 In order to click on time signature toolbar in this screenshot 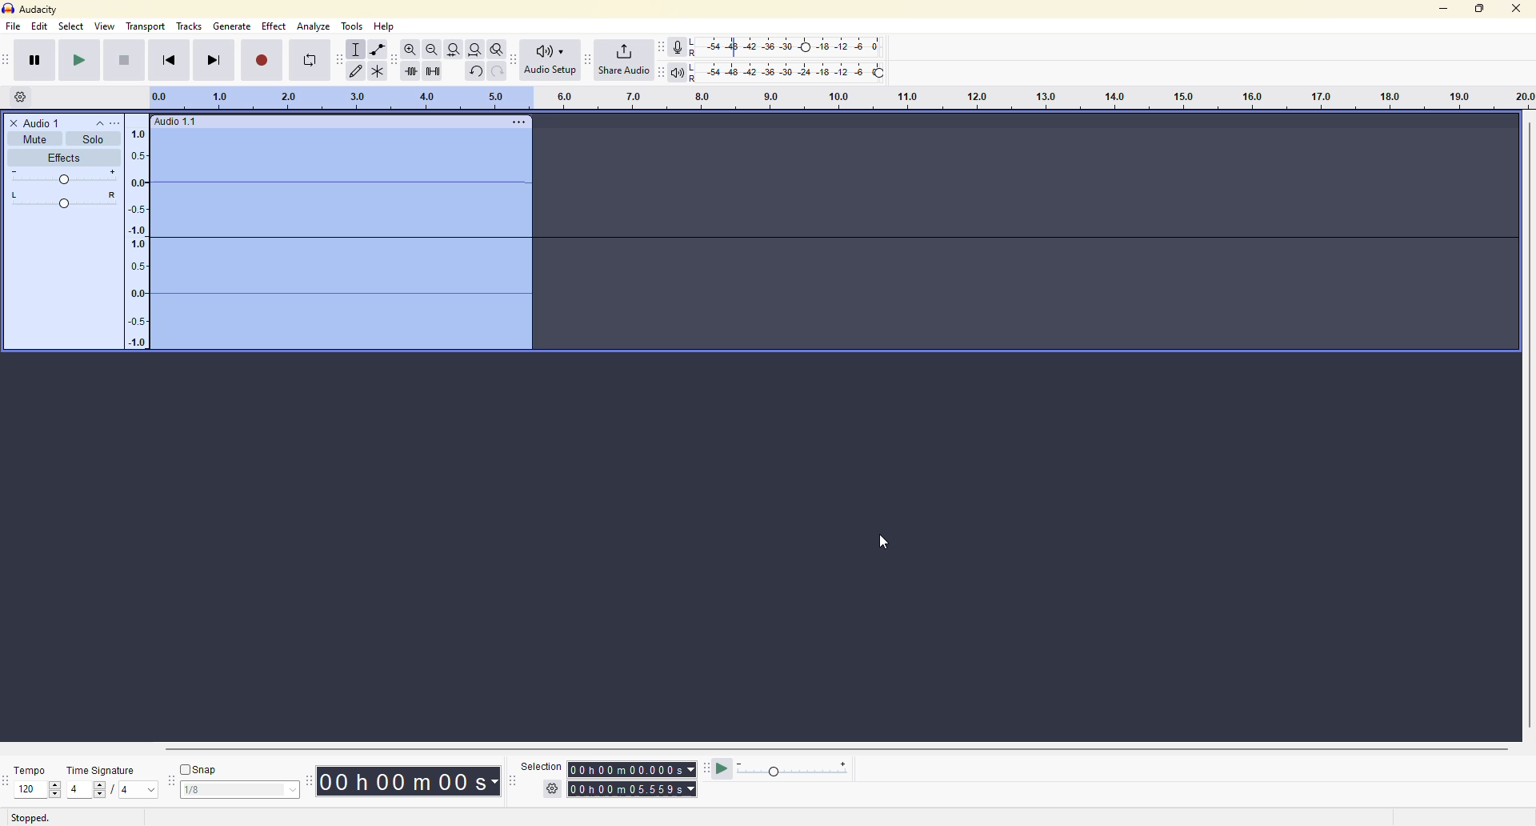, I will do `click(6, 781)`.